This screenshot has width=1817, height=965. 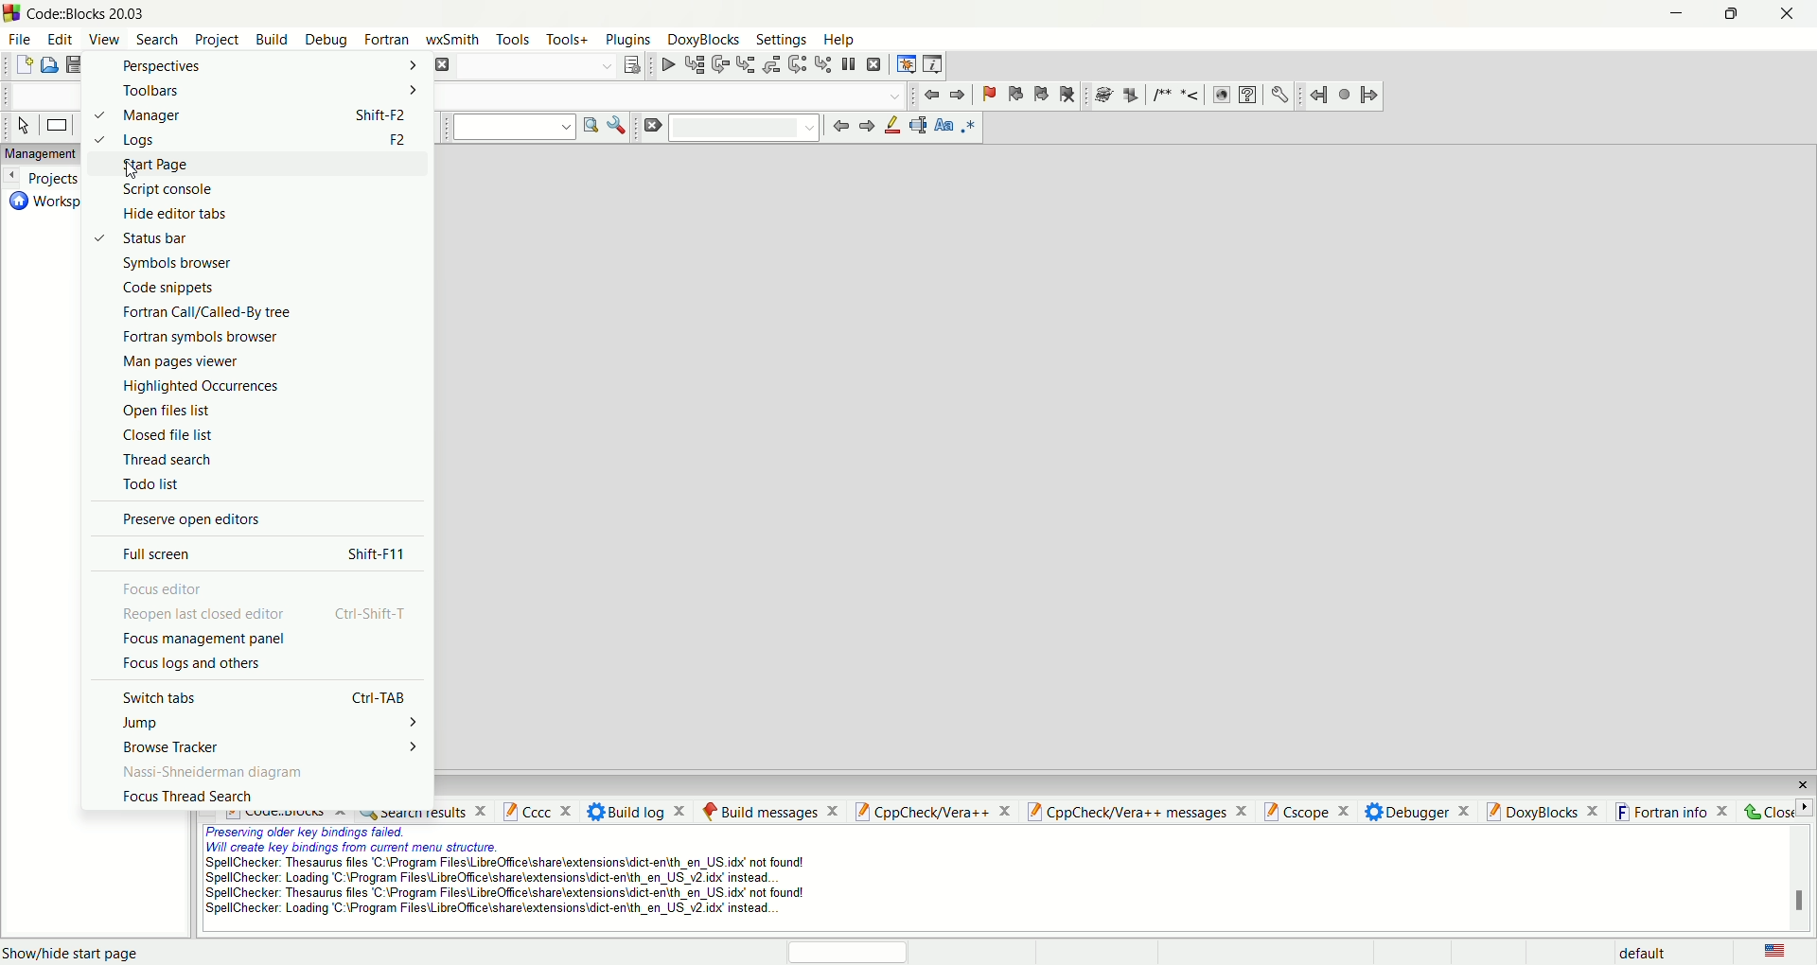 I want to click on previous bookmark, so click(x=1014, y=93).